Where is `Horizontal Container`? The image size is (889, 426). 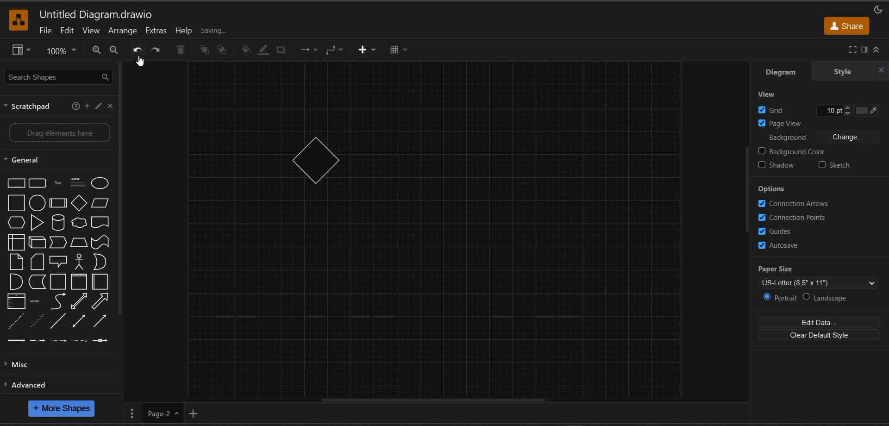
Horizontal Container is located at coordinates (101, 282).